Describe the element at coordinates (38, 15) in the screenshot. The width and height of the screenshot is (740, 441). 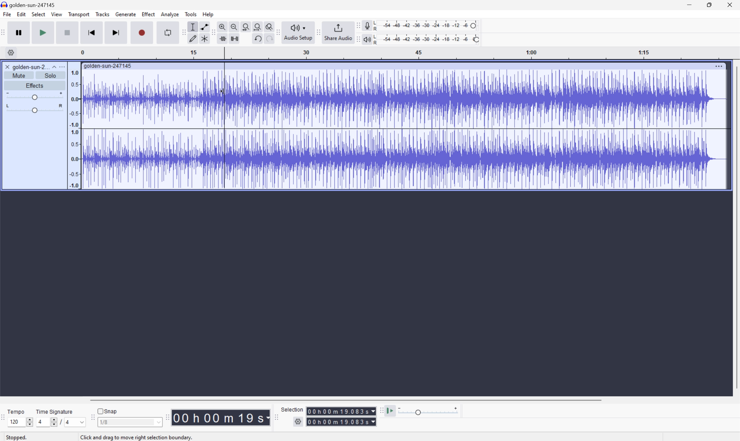
I see `Select` at that location.